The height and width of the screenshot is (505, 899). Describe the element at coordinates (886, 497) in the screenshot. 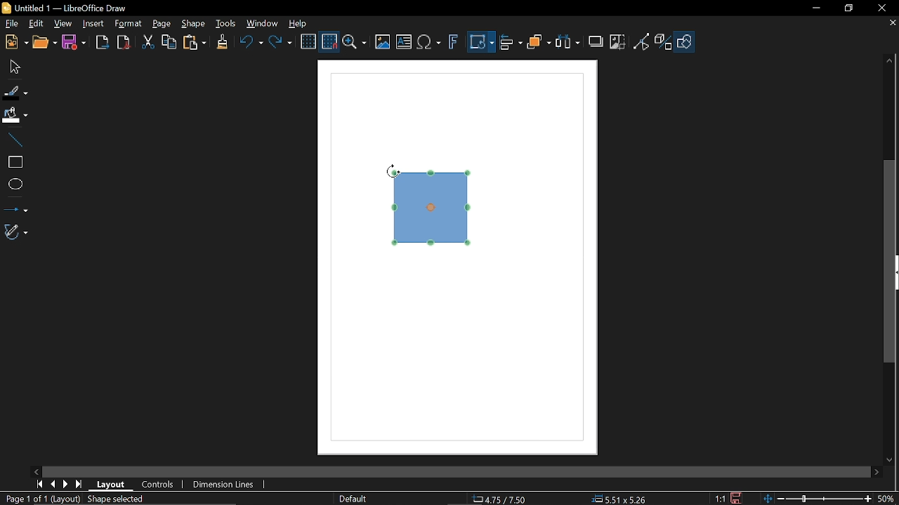

I see `50% (Current zoom)` at that location.